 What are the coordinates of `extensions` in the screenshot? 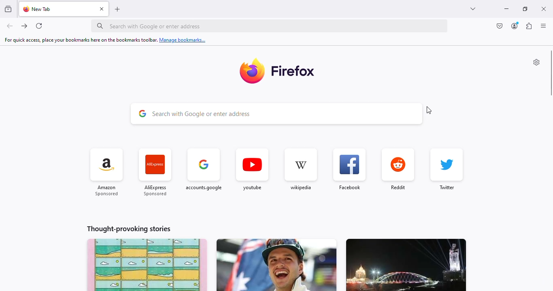 It's located at (529, 25).